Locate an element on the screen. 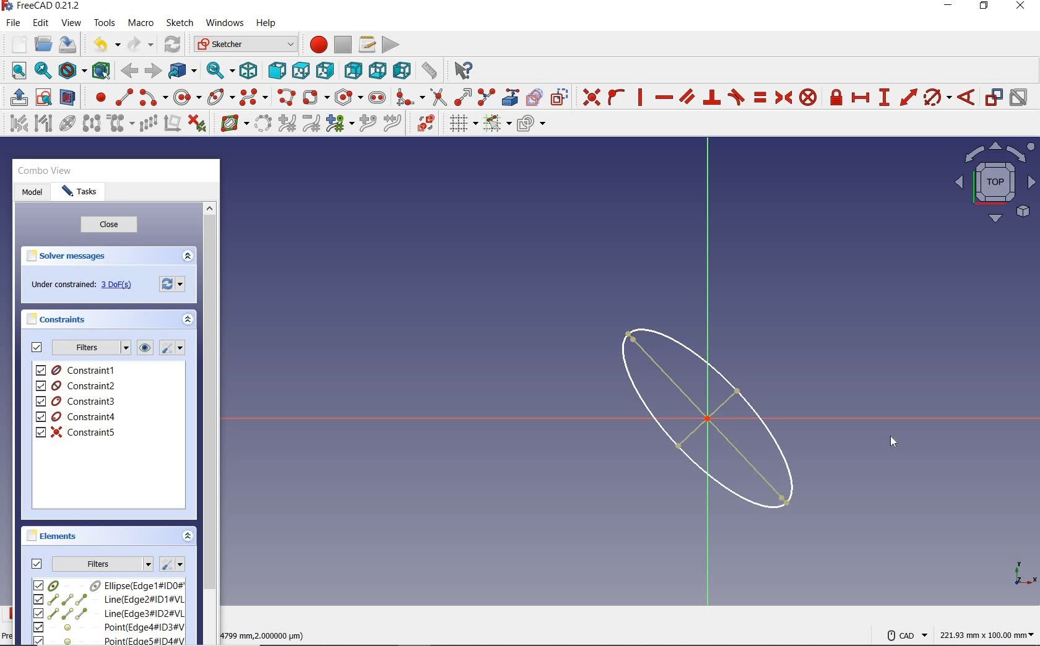 This screenshot has height=646, width=1040. extend edge is located at coordinates (463, 96).